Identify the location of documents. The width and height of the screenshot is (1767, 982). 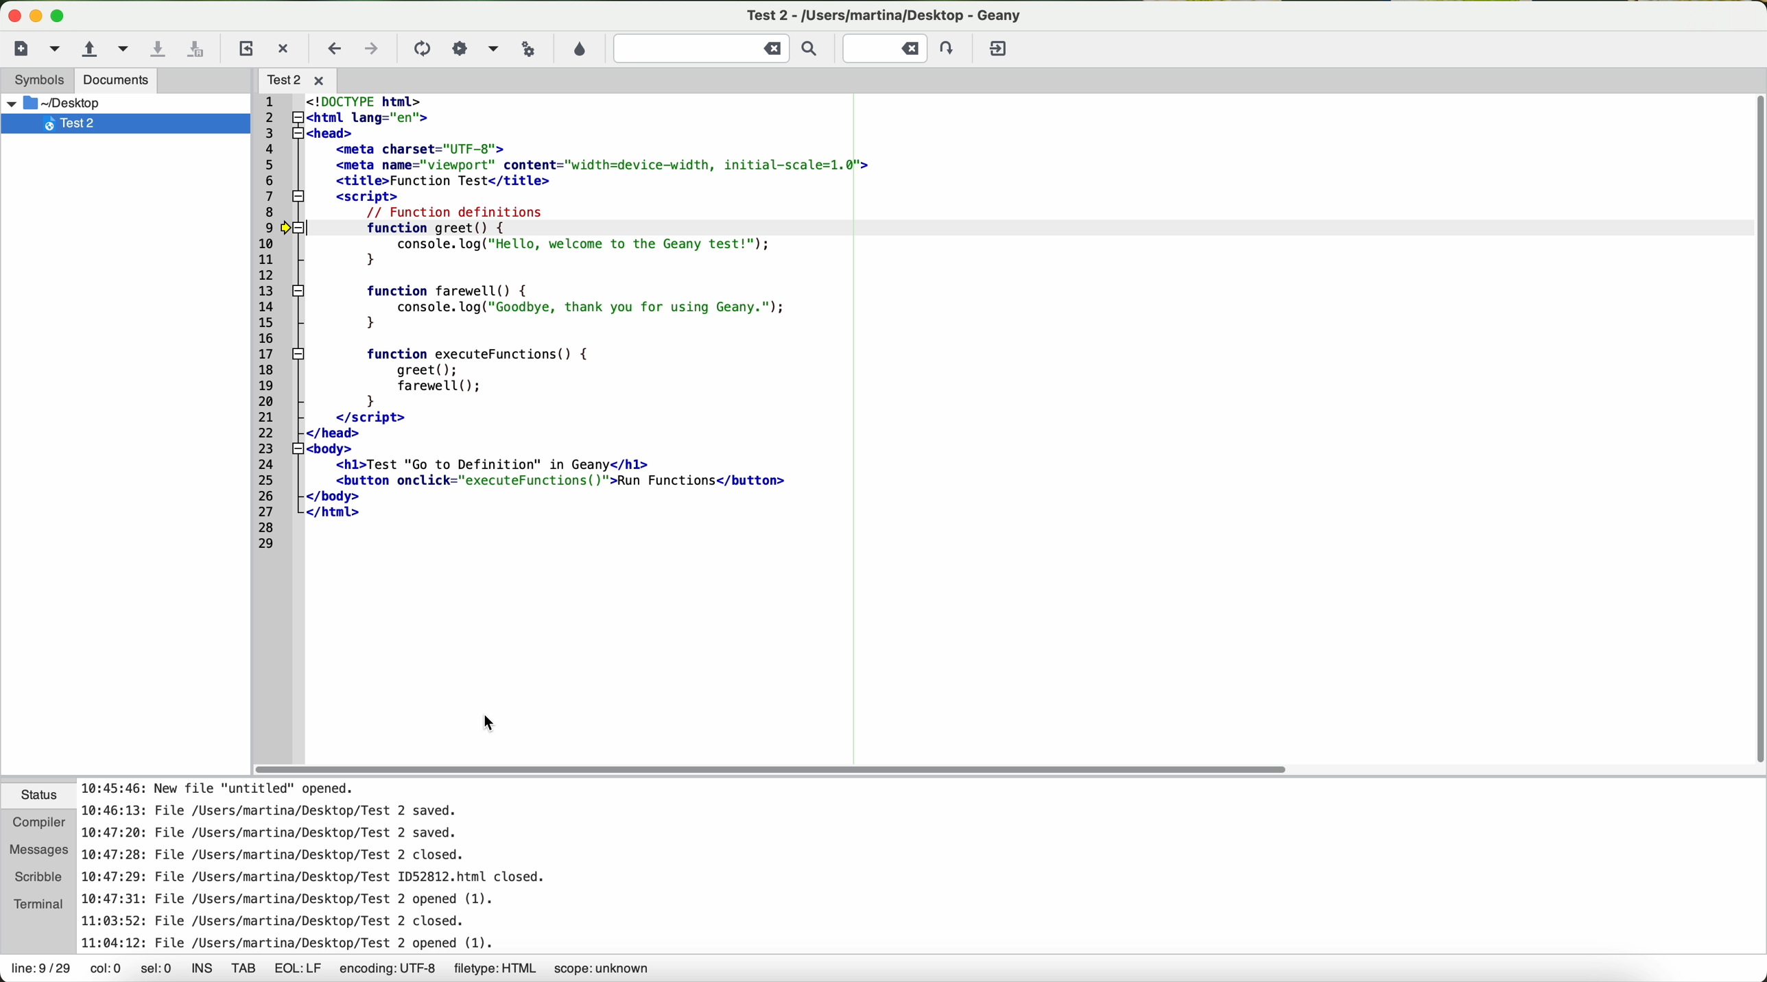
(116, 80).